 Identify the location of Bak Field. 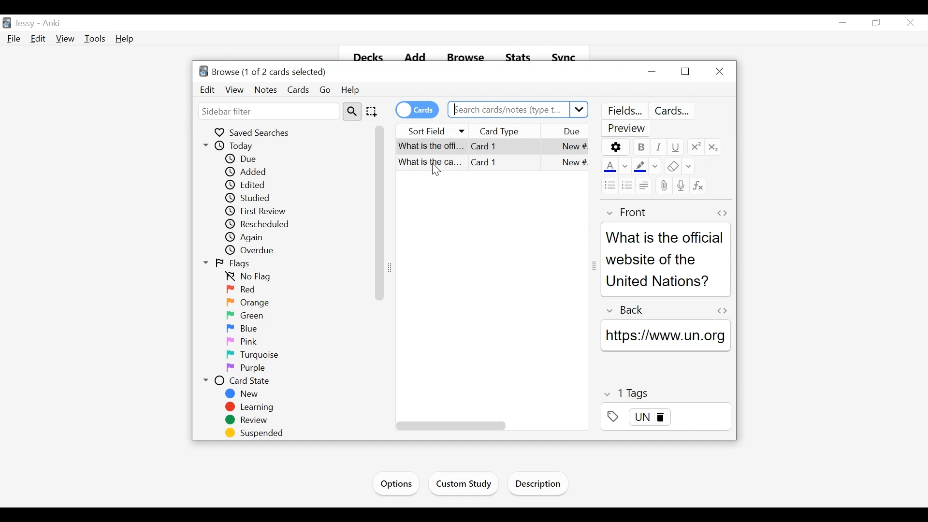
(665, 309).